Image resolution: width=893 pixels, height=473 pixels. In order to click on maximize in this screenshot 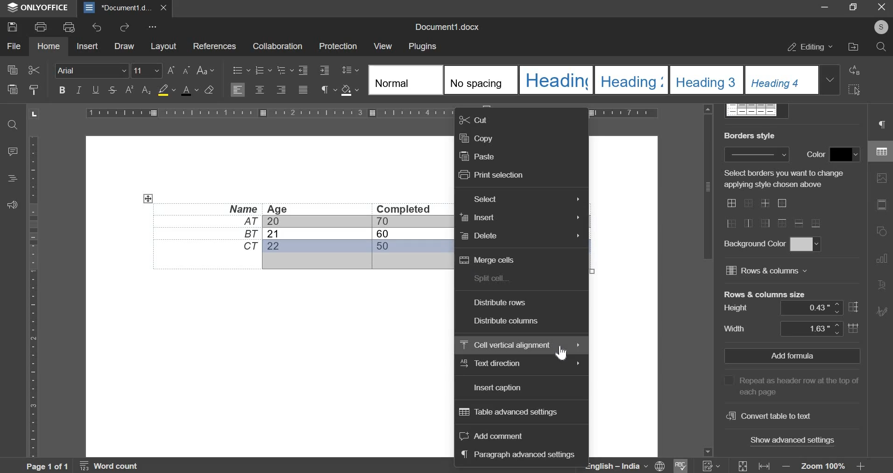, I will do `click(852, 7)`.